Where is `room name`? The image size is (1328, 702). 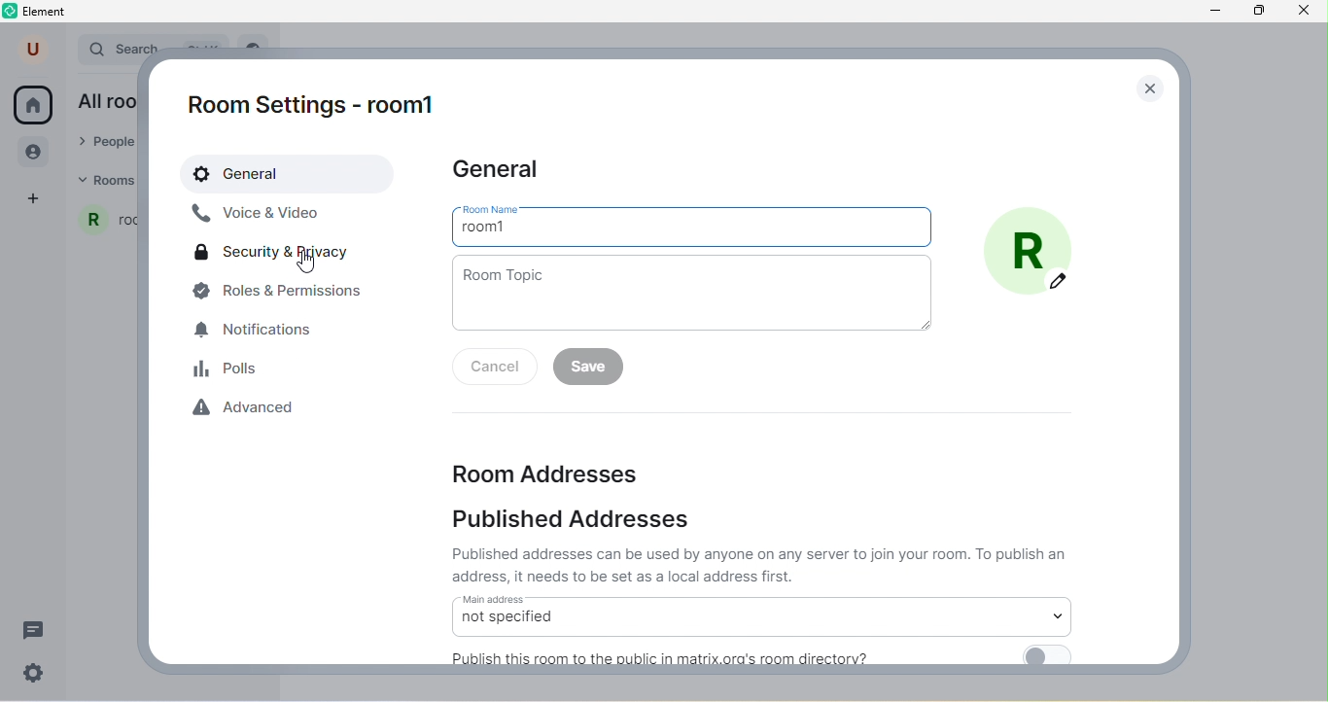
room name is located at coordinates (695, 225).